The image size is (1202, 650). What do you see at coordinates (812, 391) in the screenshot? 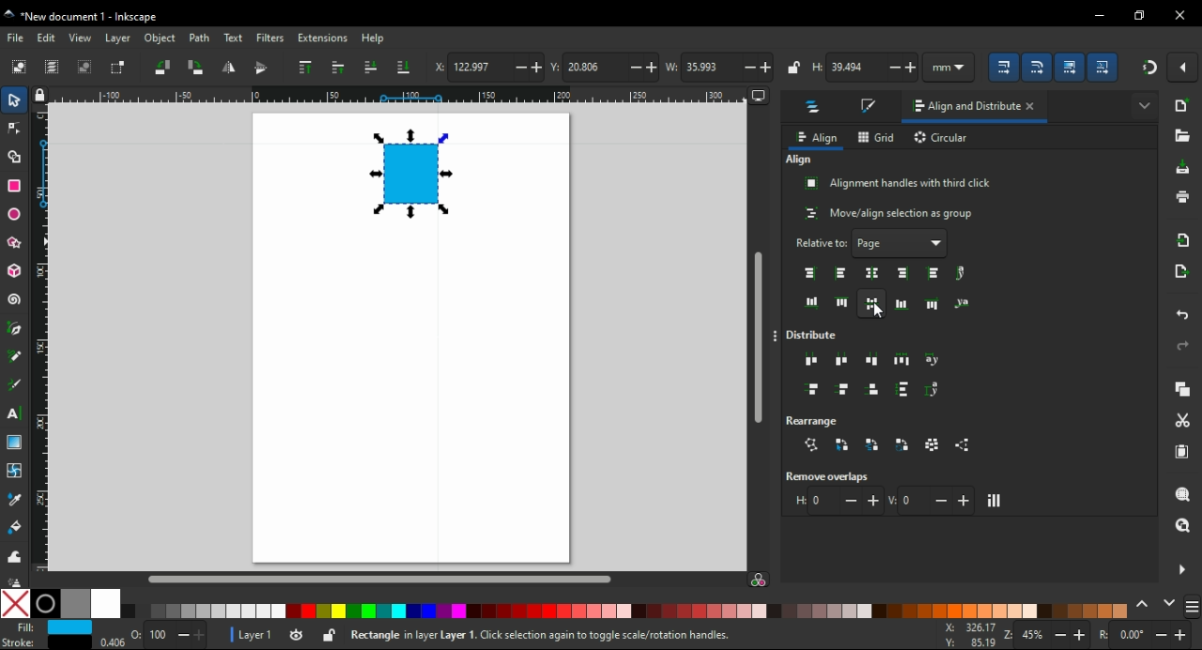
I see `distribute vertically with even spacing between top edges` at bounding box center [812, 391].